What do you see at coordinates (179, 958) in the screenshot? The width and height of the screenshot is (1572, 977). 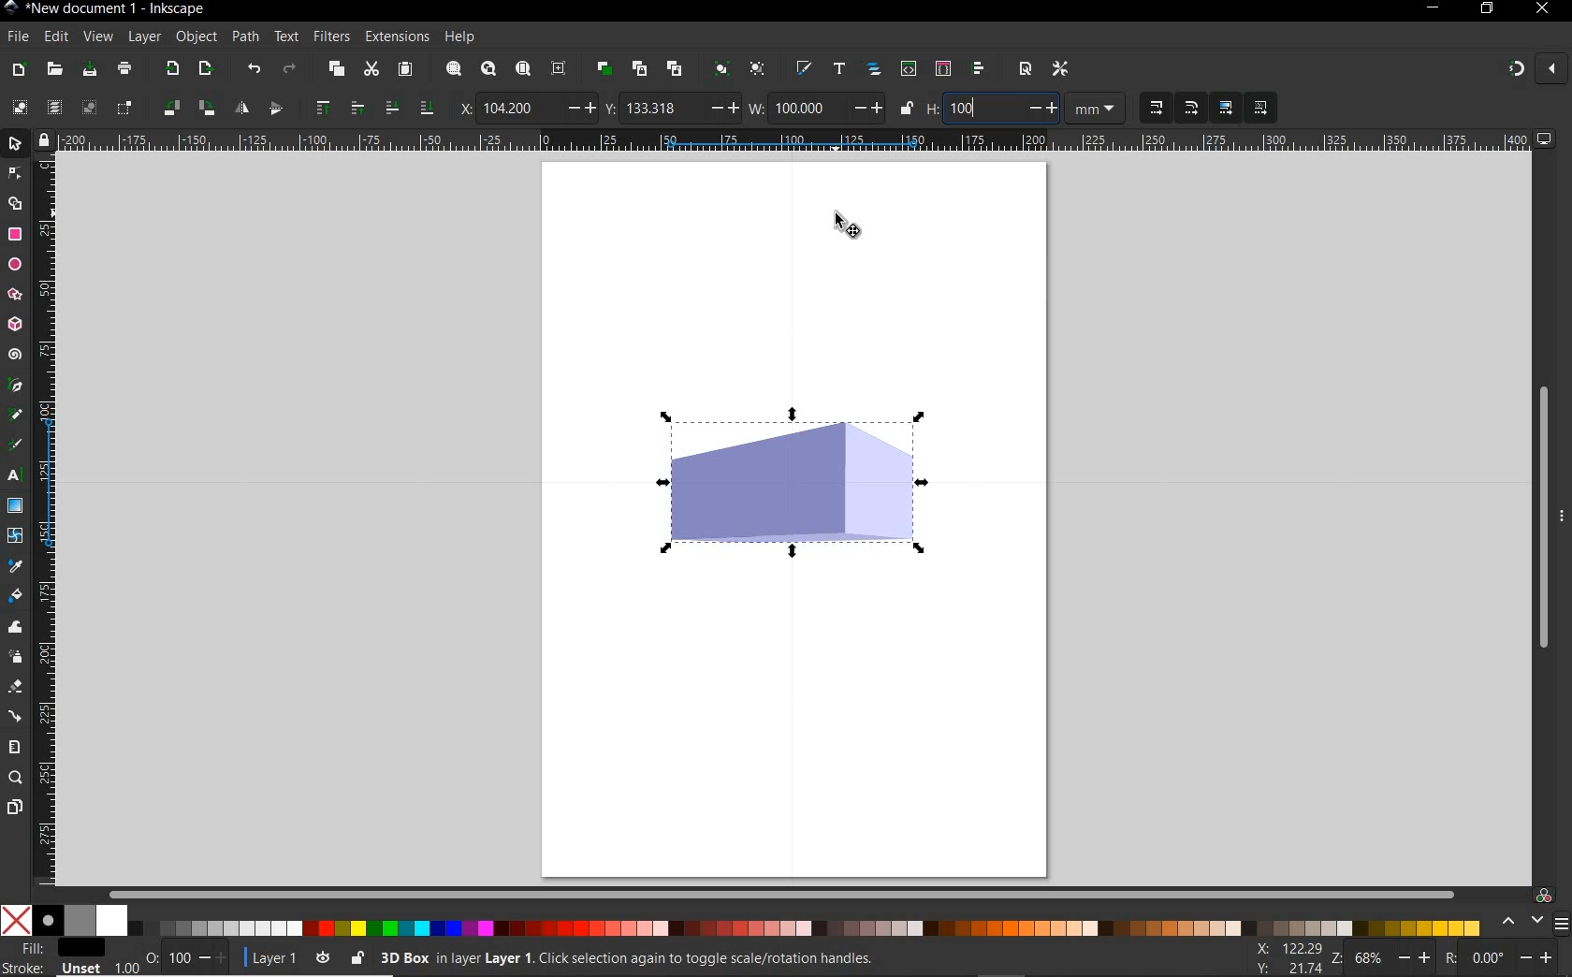 I see `100` at bounding box center [179, 958].